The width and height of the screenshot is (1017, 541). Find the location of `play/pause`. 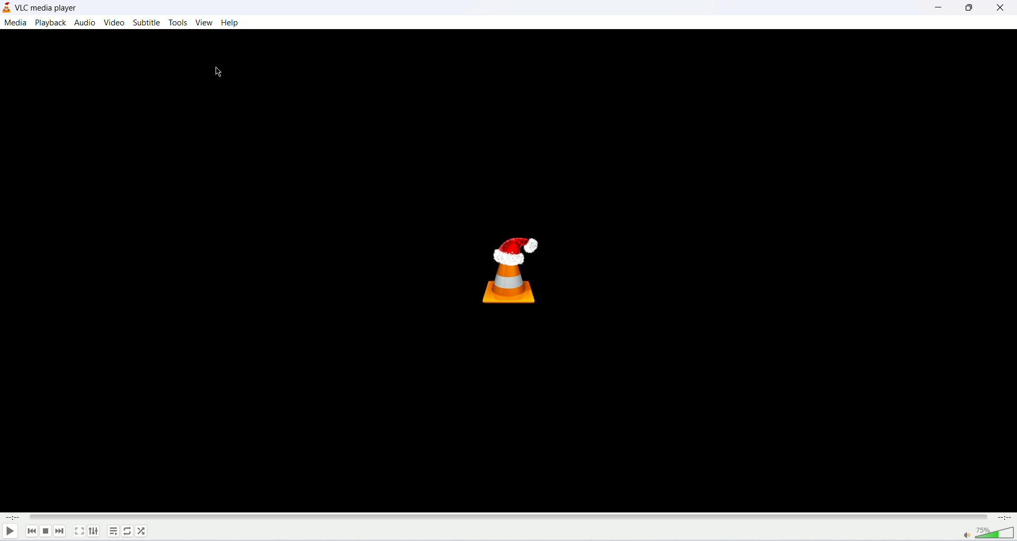

play/pause is located at coordinates (9, 531).